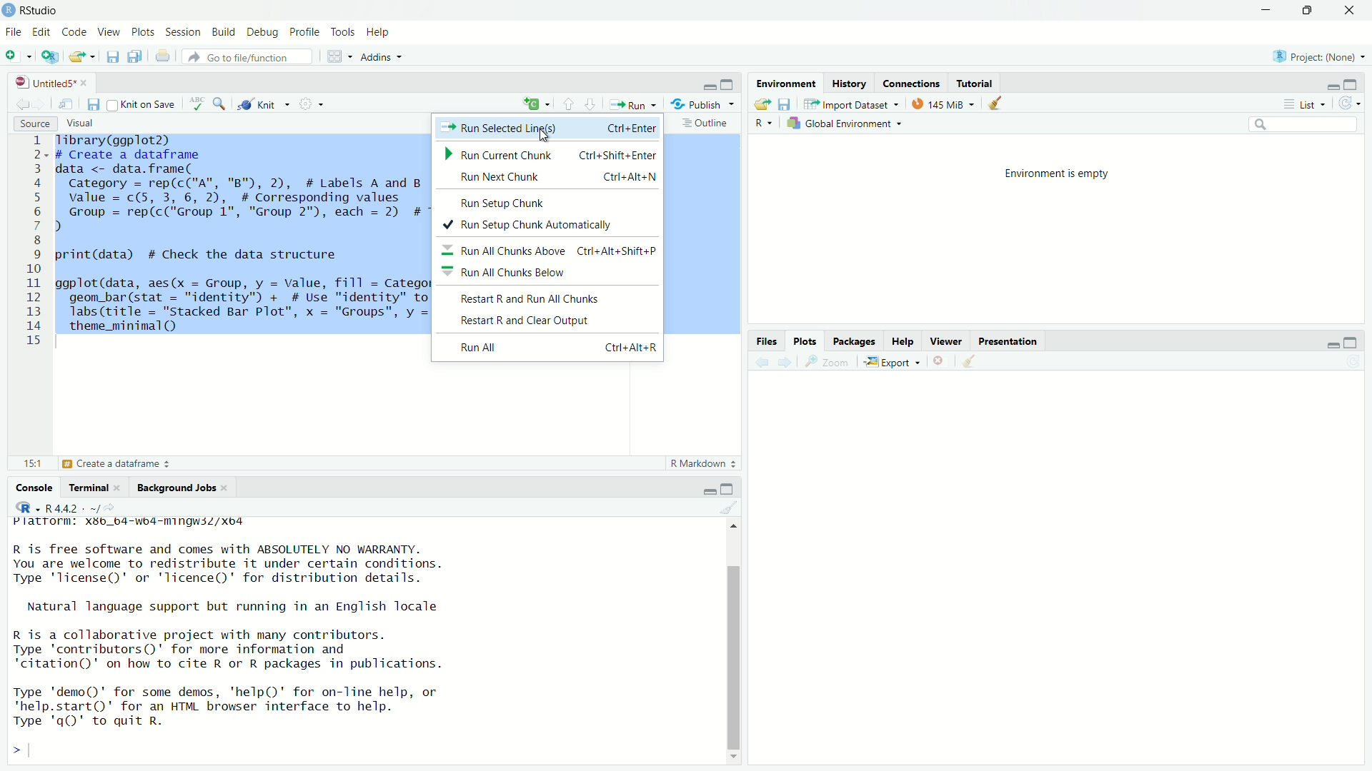 This screenshot has width=1372, height=771. Describe the element at coordinates (1293, 124) in the screenshot. I see `Search bar` at that location.